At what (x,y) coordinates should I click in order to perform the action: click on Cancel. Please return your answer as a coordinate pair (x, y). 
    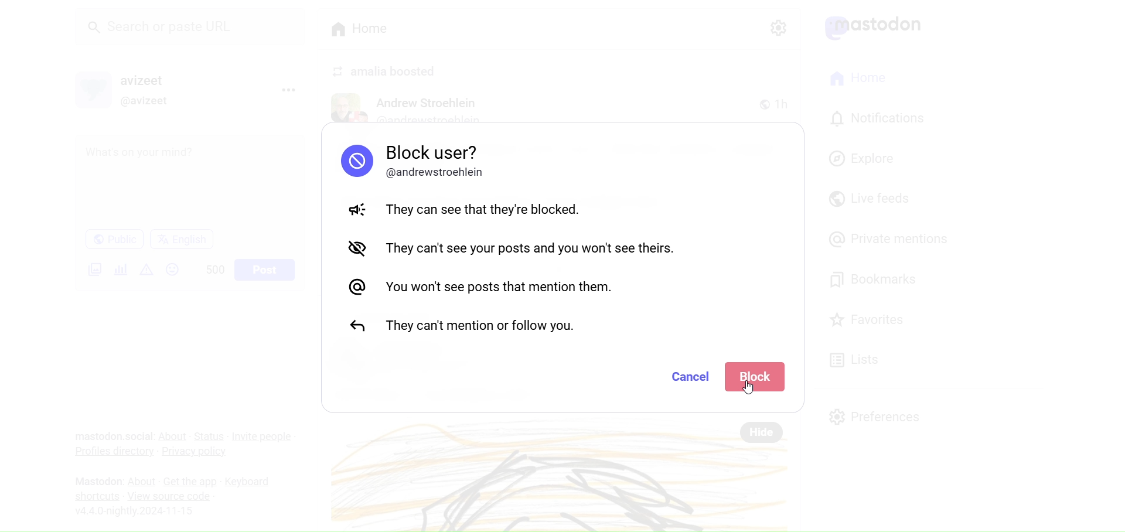
    Looking at the image, I should click on (692, 376).